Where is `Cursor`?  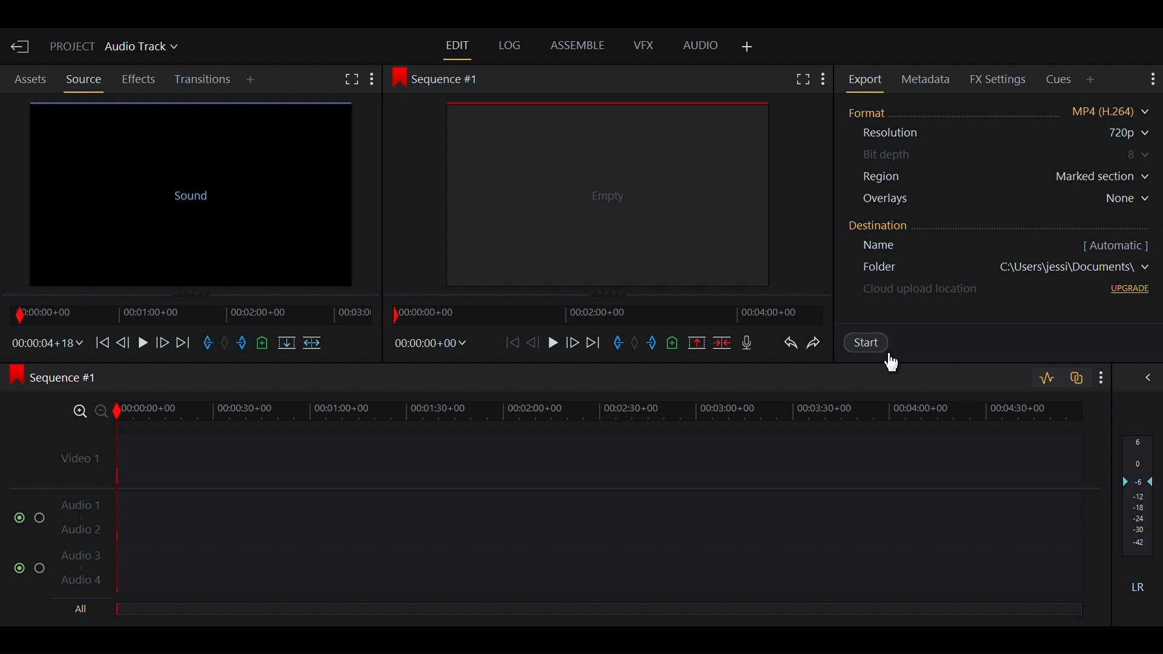 Cursor is located at coordinates (895, 365).